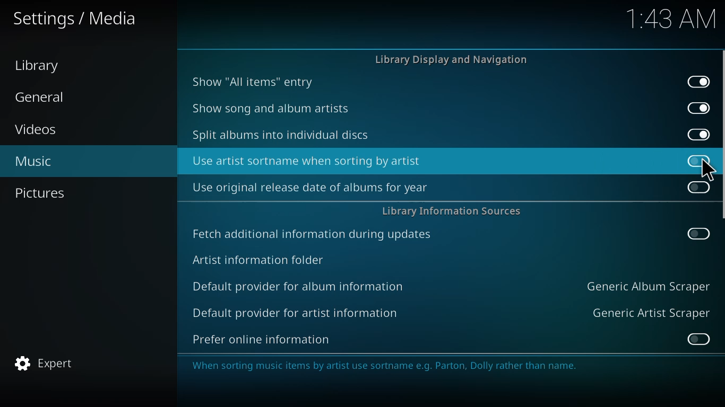 This screenshot has height=407, width=725. What do you see at coordinates (258, 259) in the screenshot?
I see `artist info folder` at bounding box center [258, 259].